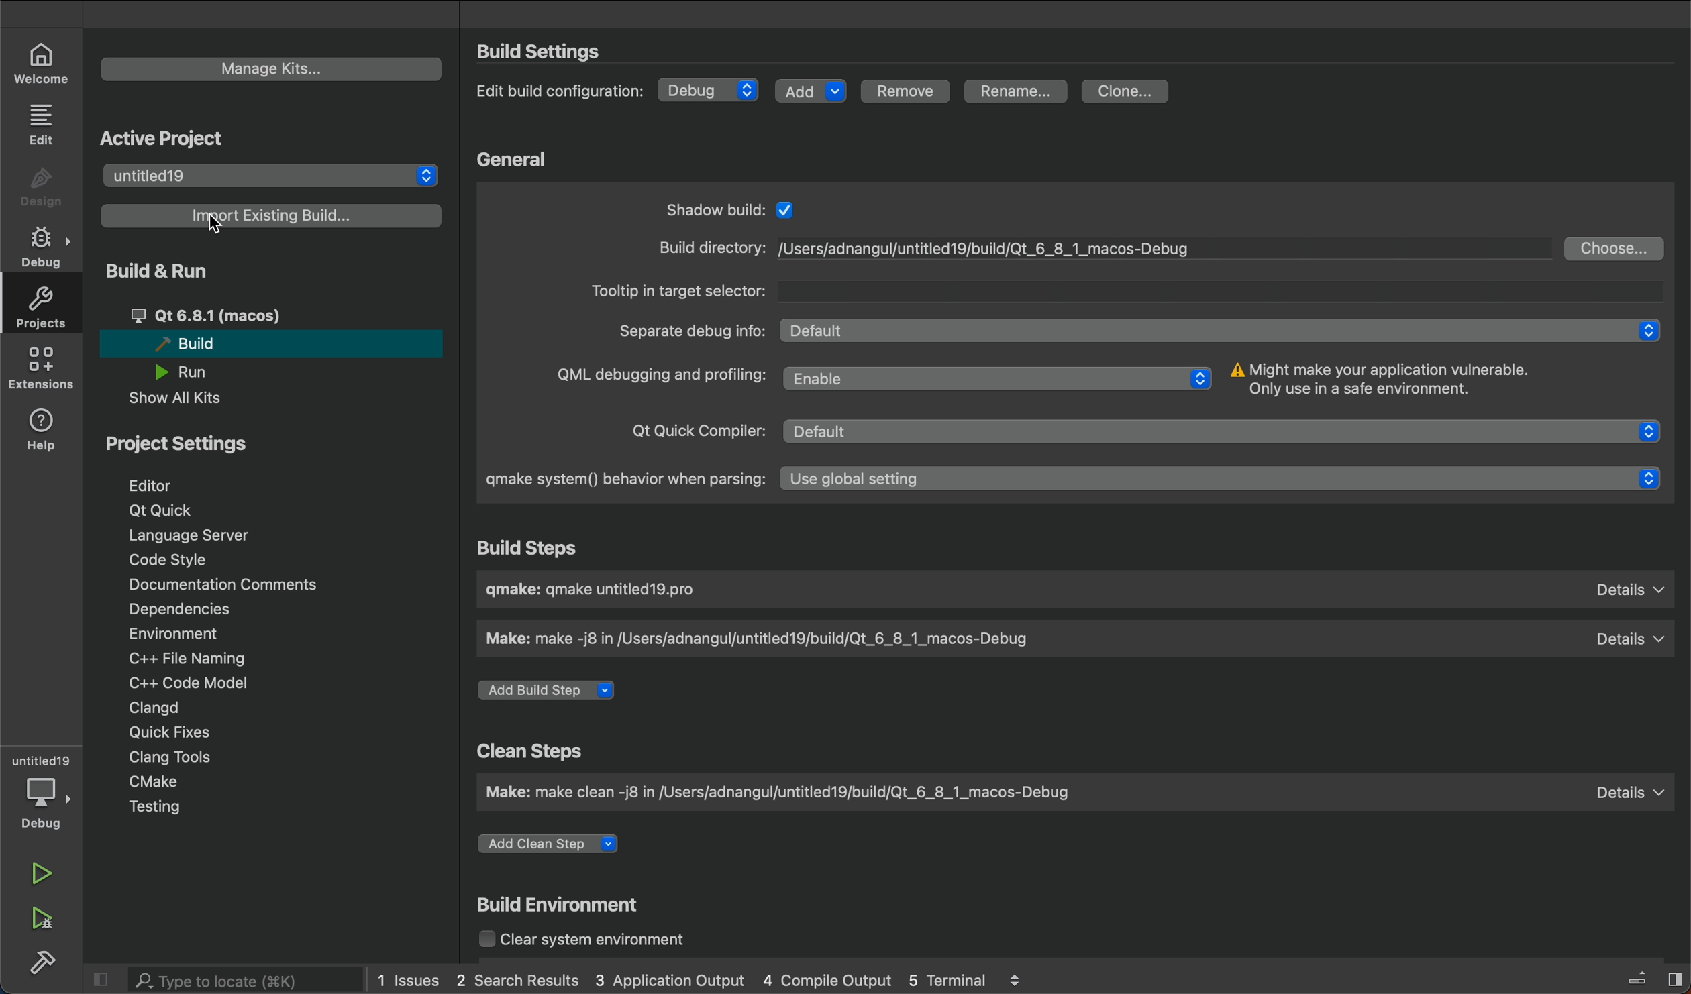  What do you see at coordinates (45, 875) in the screenshot?
I see `run` at bounding box center [45, 875].